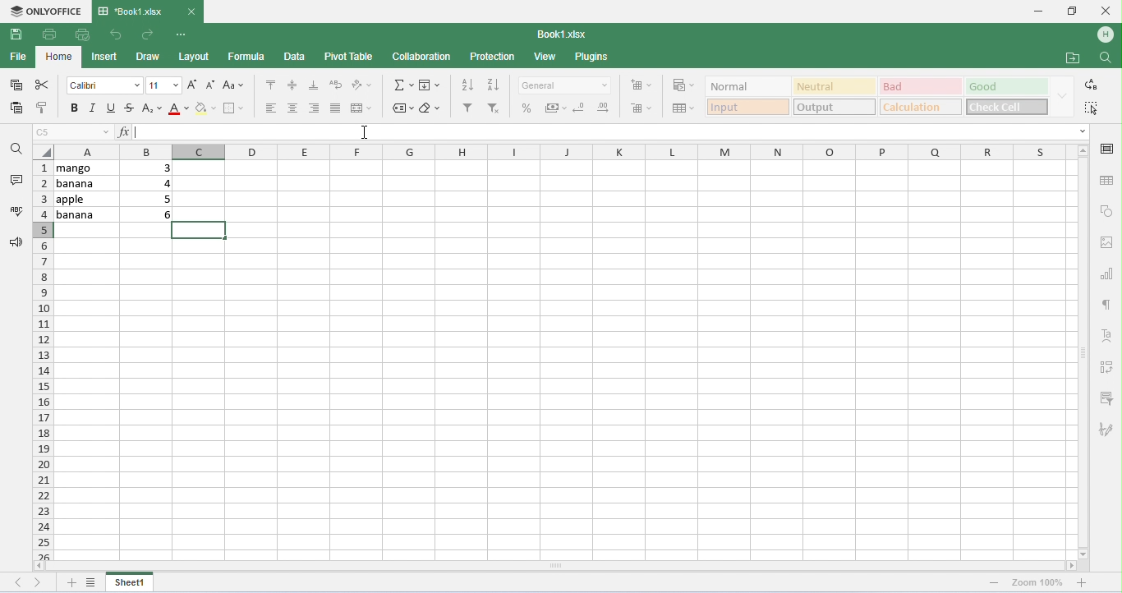 The image size is (1122, 593). I want to click on protection, so click(492, 57).